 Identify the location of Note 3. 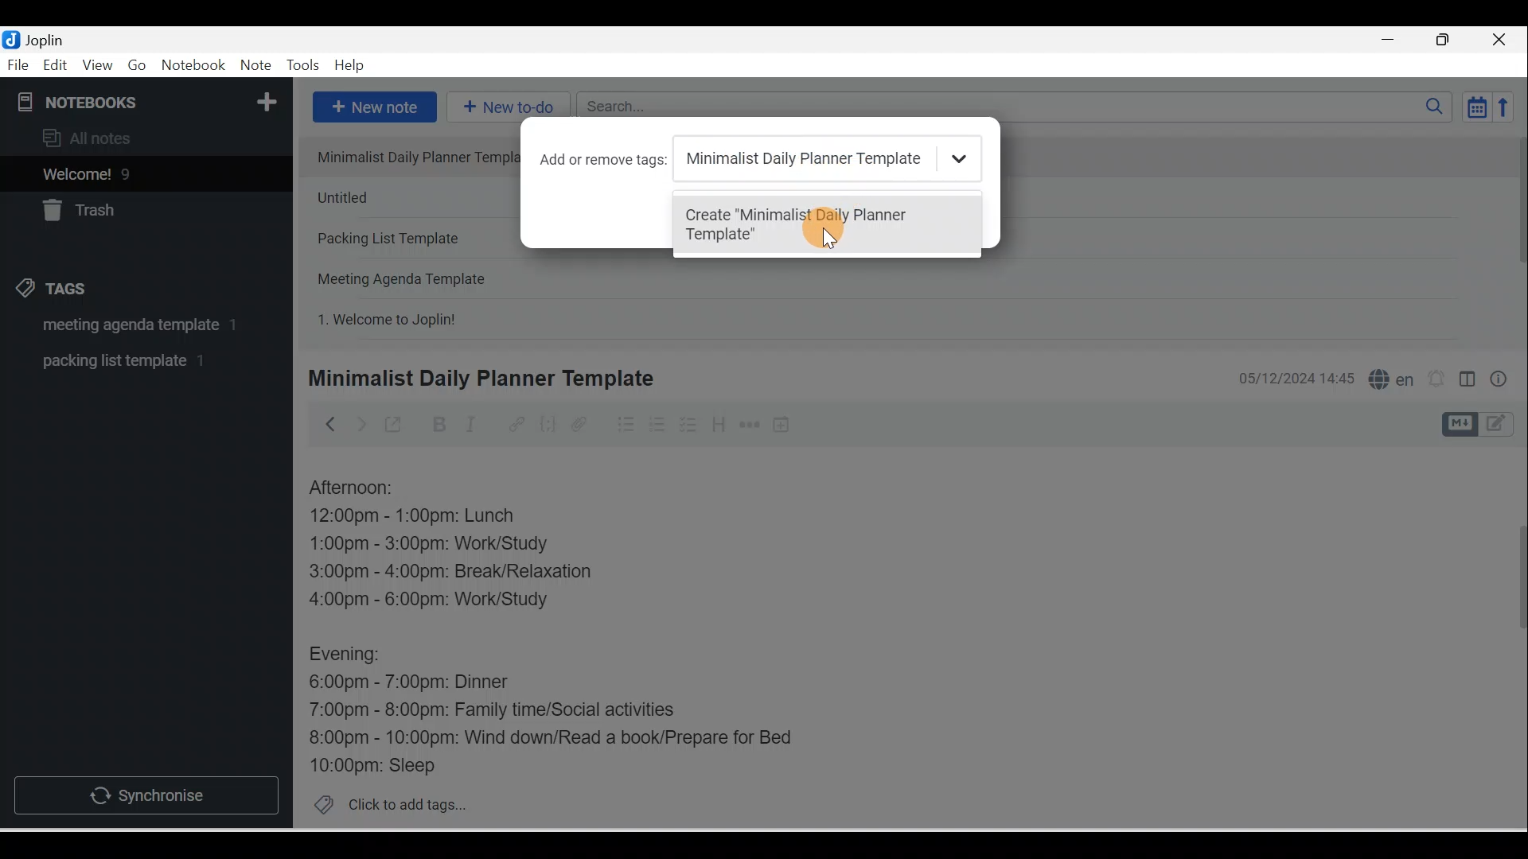
(408, 239).